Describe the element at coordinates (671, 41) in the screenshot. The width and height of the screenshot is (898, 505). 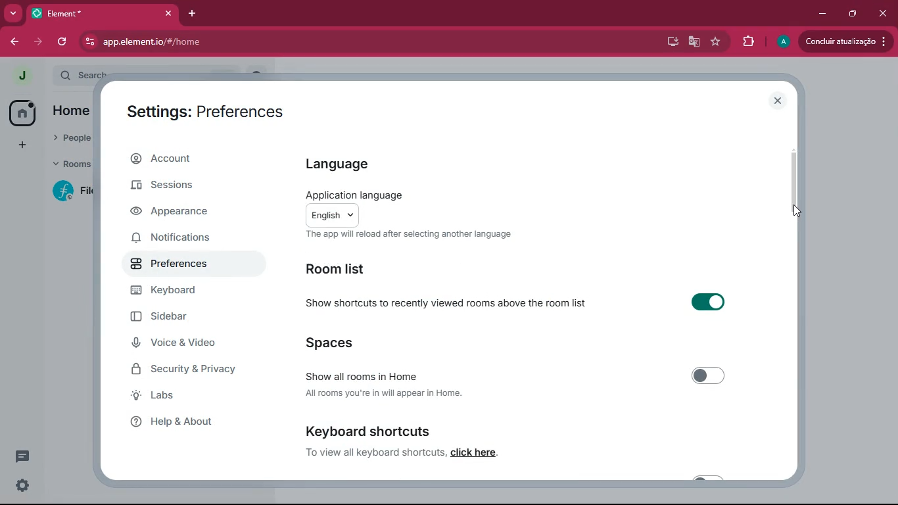
I see `desktop` at that location.